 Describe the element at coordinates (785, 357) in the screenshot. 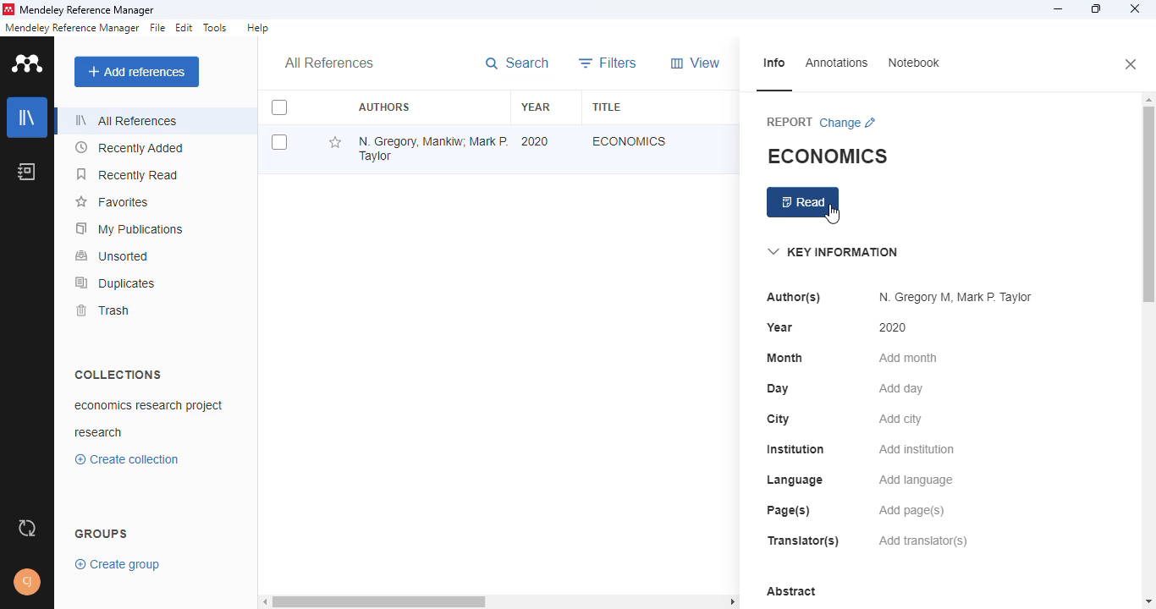

I see `month` at that location.